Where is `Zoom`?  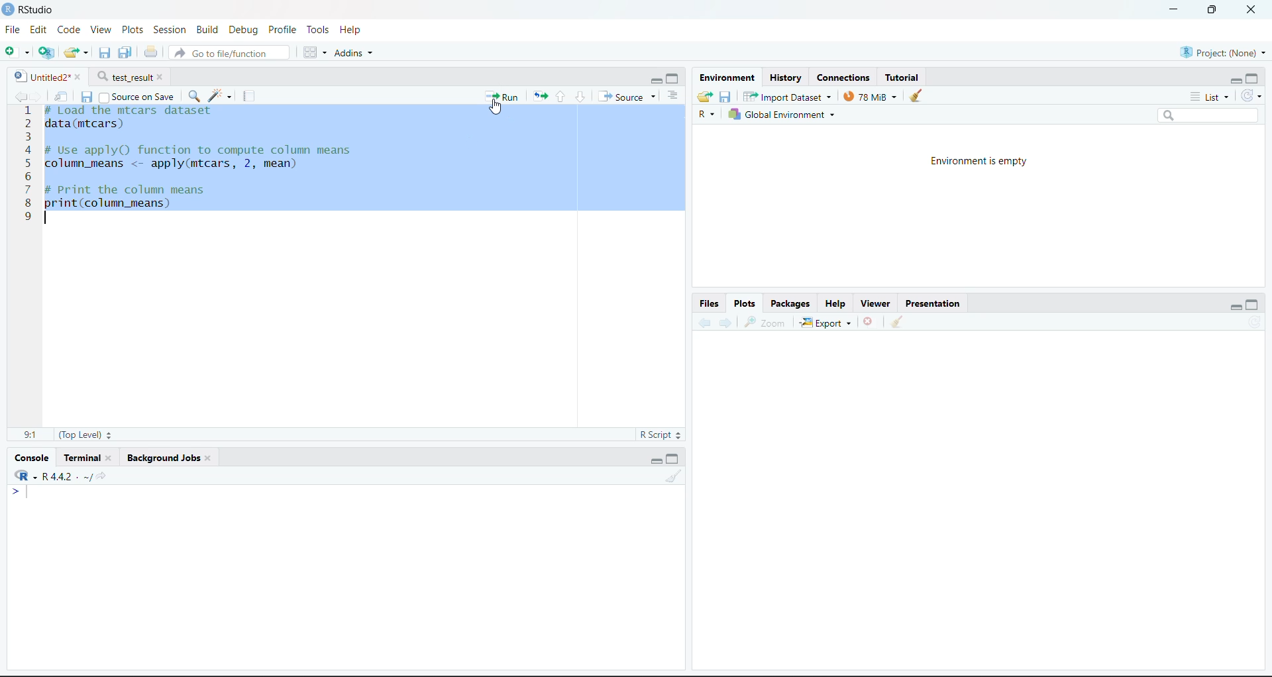
Zoom is located at coordinates (767, 323).